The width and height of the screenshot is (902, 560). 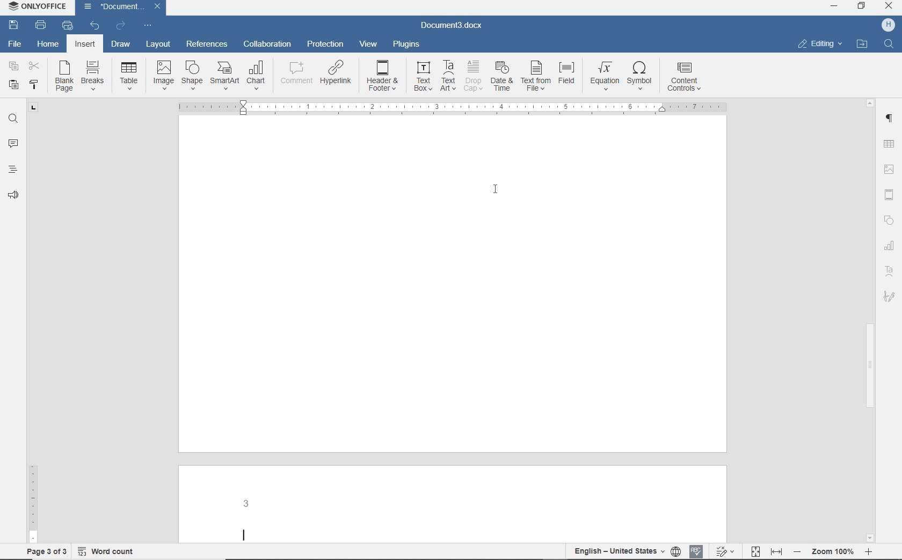 I want to click on DATE & TIME, so click(x=502, y=77).